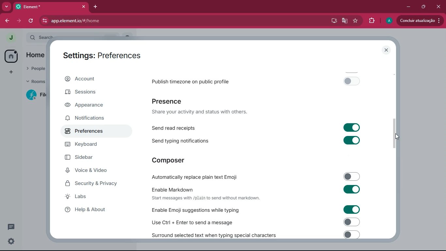 The image size is (446, 251). I want to click on extensions, so click(372, 21).